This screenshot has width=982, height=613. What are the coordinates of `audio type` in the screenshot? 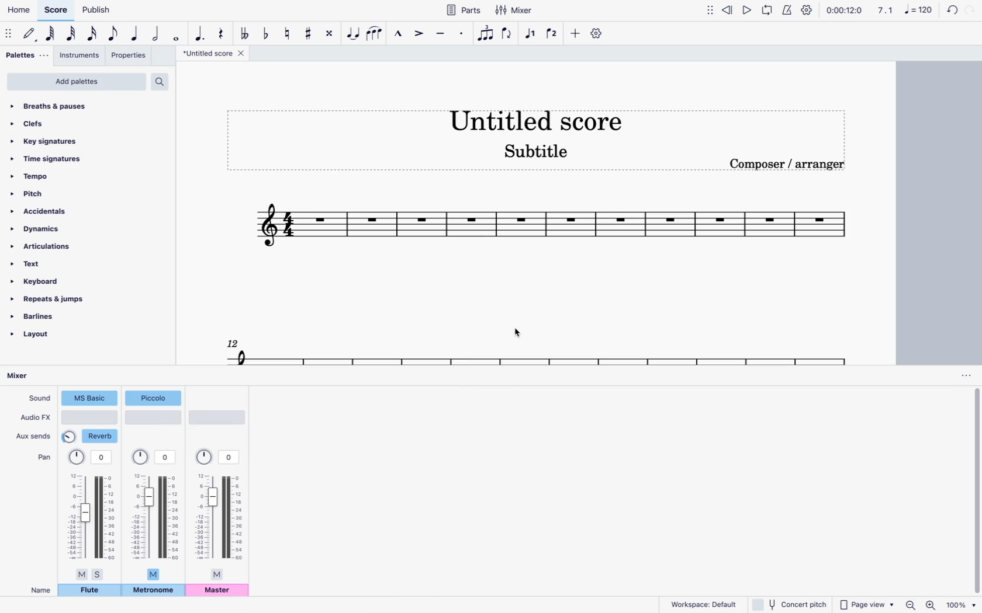 It's located at (216, 419).